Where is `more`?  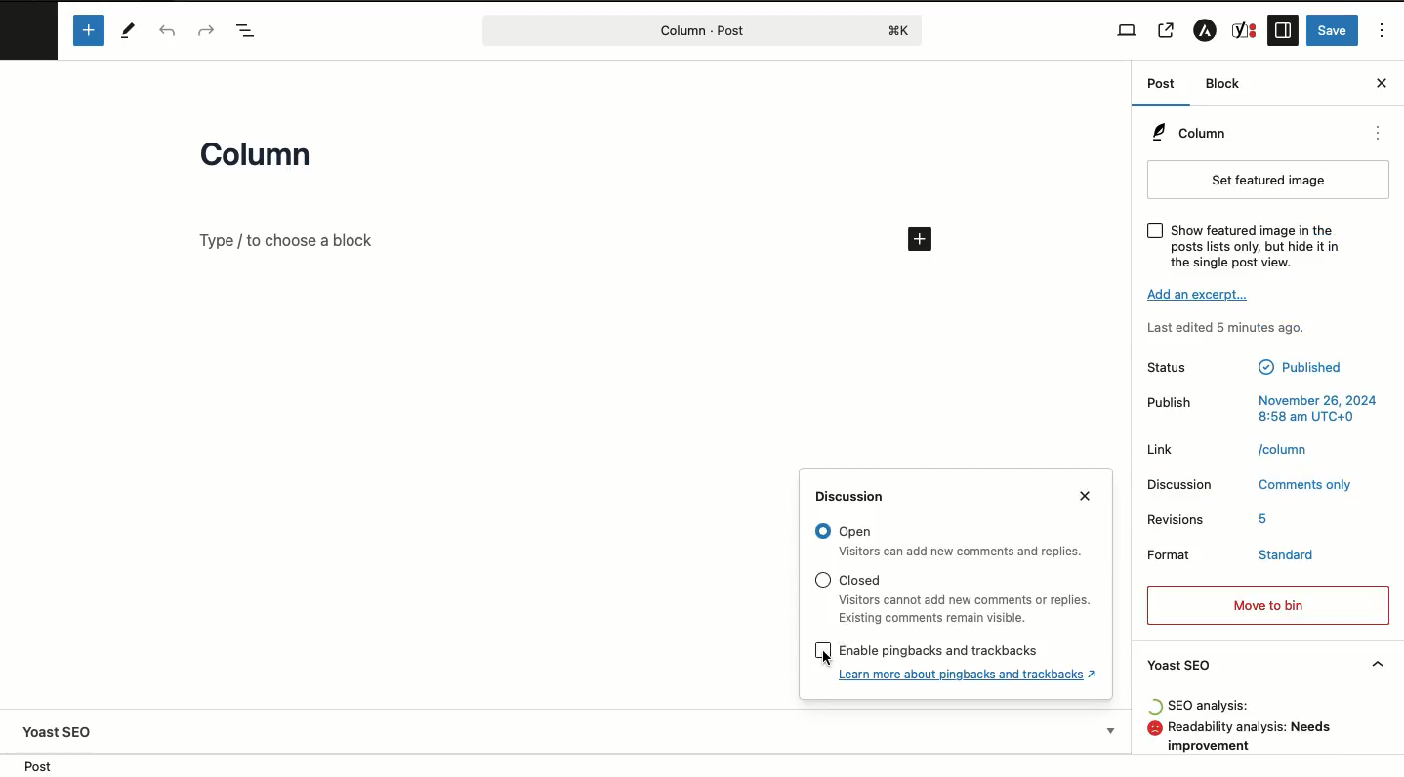 more is located at coordinates (1379, 133).